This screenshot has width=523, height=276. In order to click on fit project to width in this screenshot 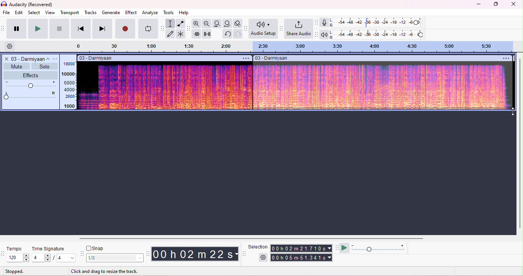, I will do `click(227, 23)`.